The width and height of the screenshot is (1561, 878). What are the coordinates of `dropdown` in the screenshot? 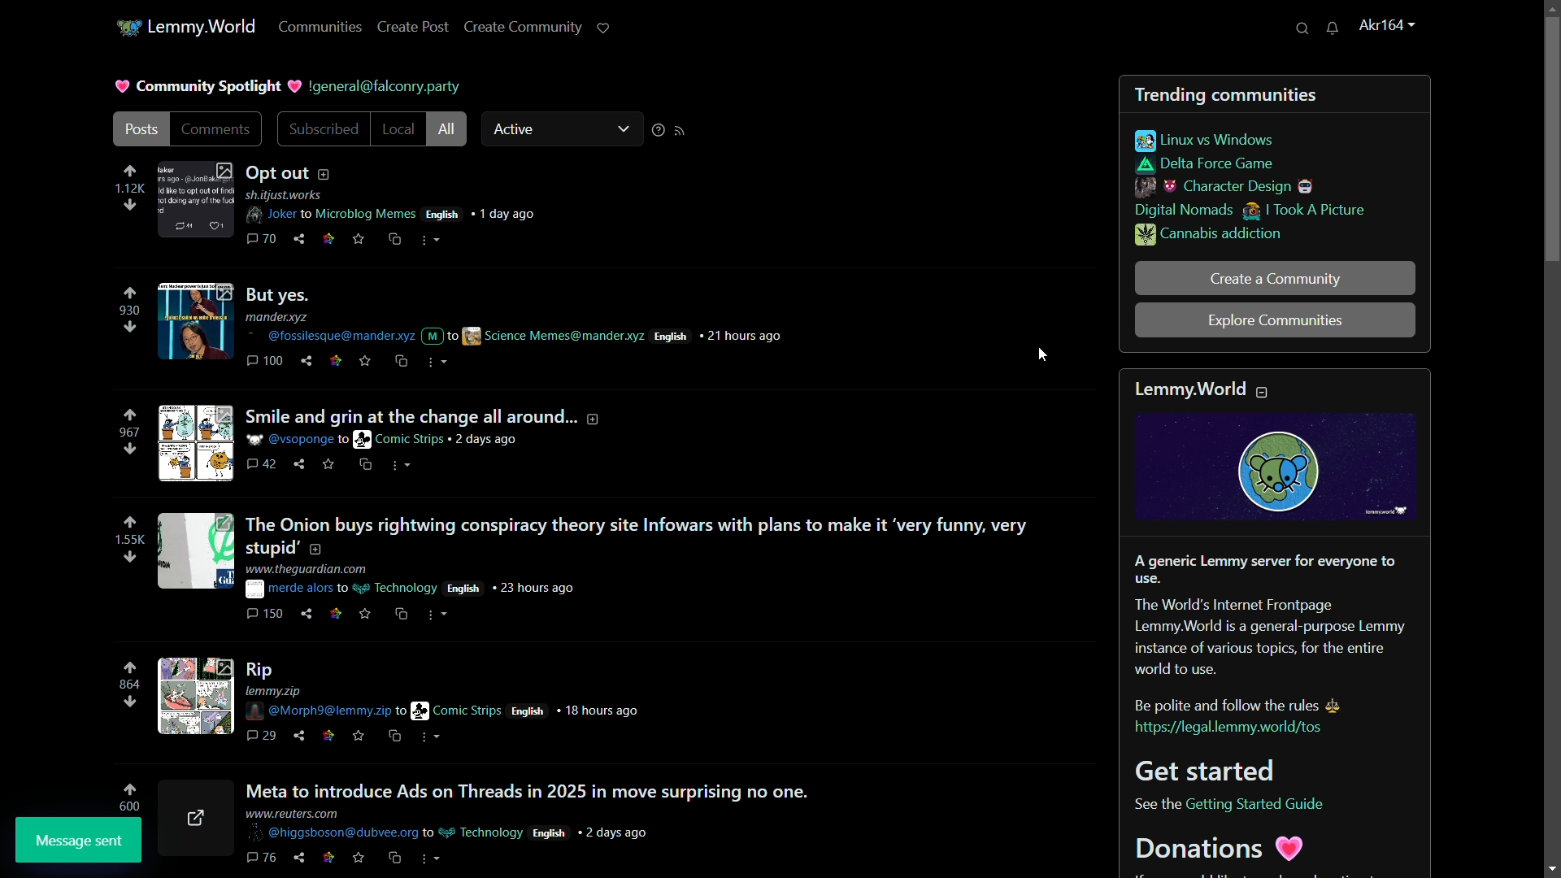 It's located at (623, 130).